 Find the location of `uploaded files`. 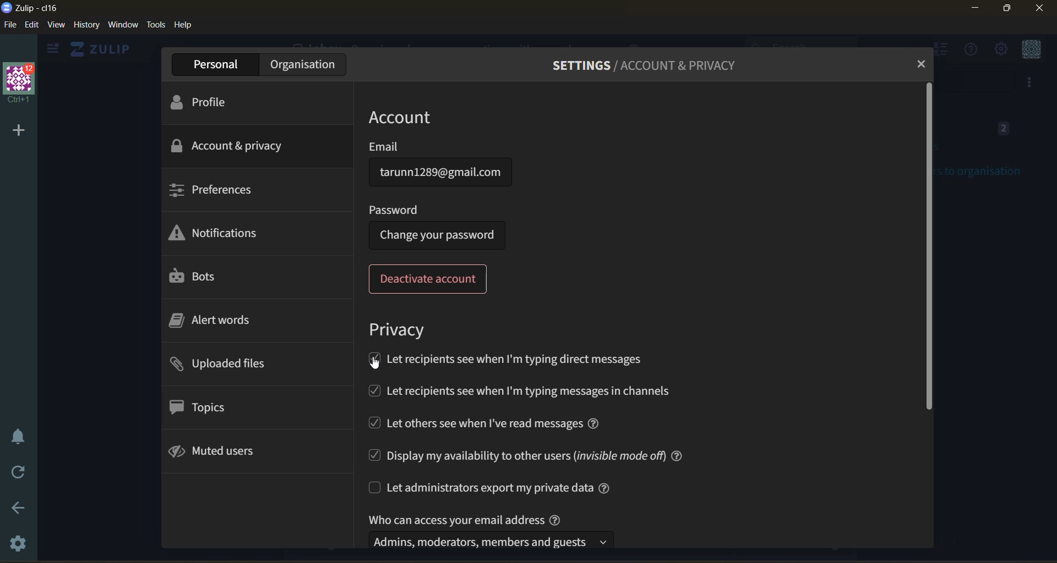

uploaded files is located at coordinates (223, 366).